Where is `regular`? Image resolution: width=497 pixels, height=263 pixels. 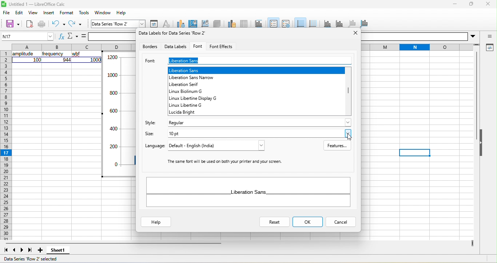 regular is located at coordinates (258, 121).